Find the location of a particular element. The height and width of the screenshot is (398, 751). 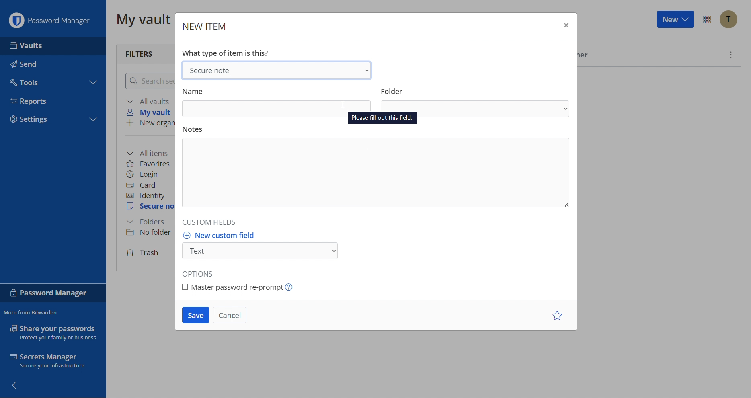

Options is located at coordinates (203, 273).